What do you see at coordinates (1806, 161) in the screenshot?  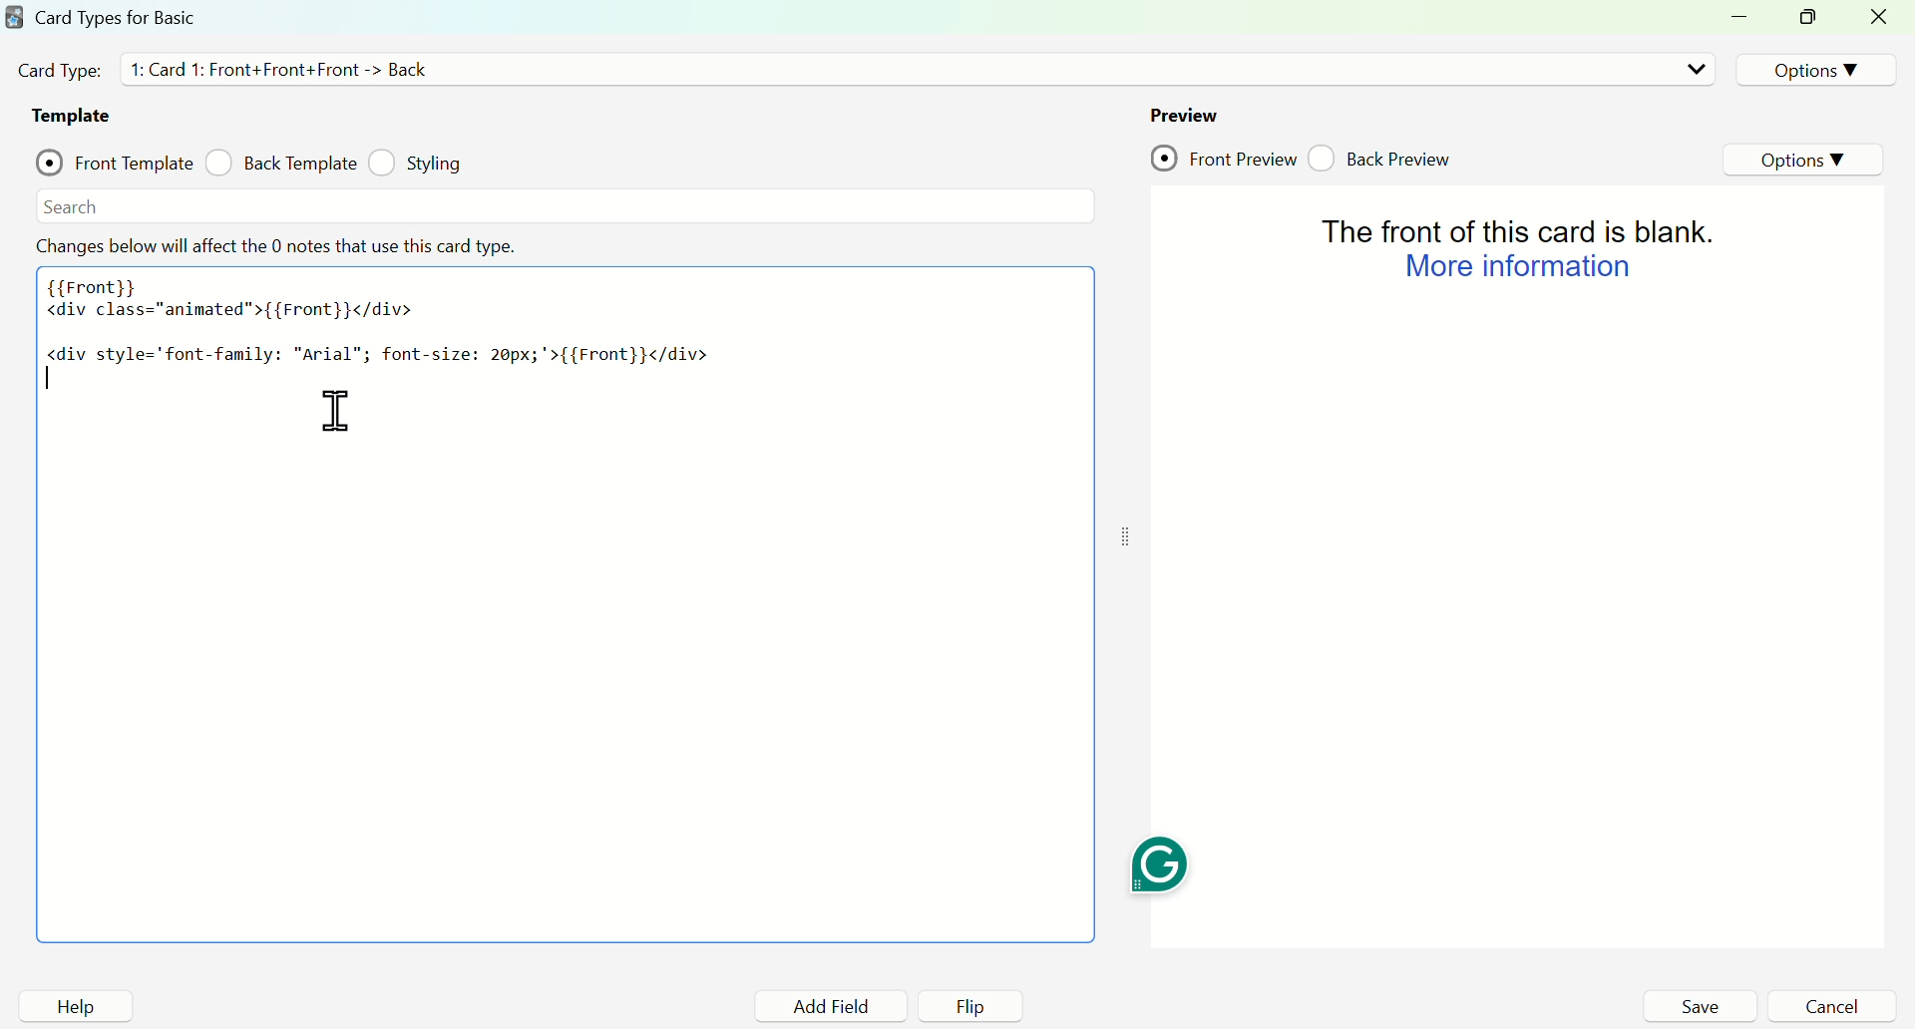 I see `Option` at bounding box center [1806, 161].